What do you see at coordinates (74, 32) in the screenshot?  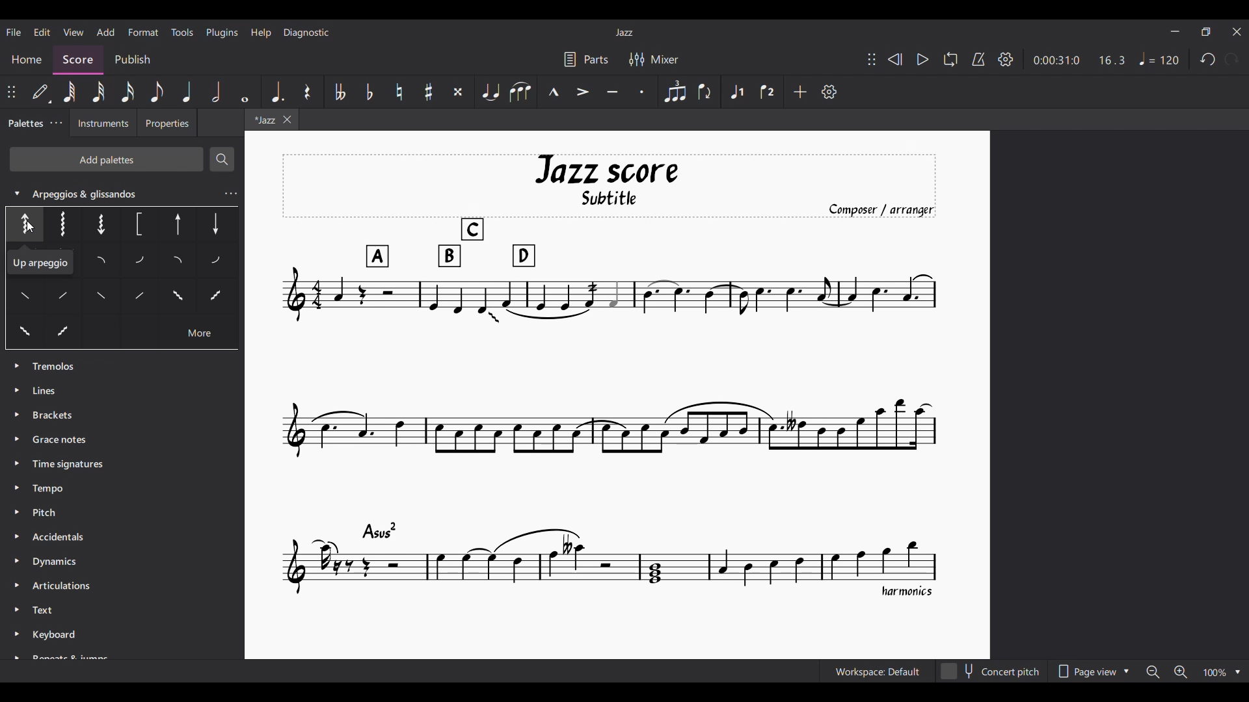 I see `View menu` at bounding box center [74, 32].